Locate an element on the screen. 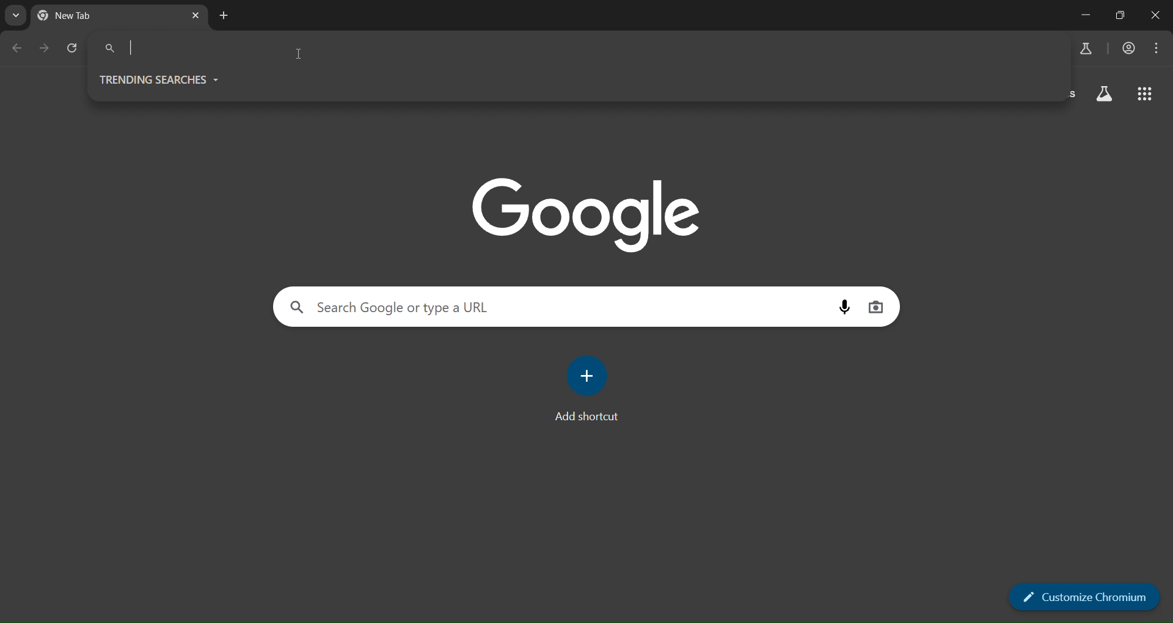  trending searches is located at coordinates (162, 79).